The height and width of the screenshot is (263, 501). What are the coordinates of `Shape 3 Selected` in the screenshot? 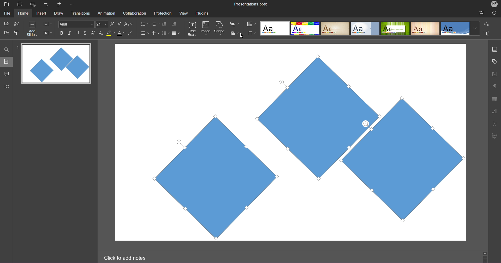 It's located at (424, 177).